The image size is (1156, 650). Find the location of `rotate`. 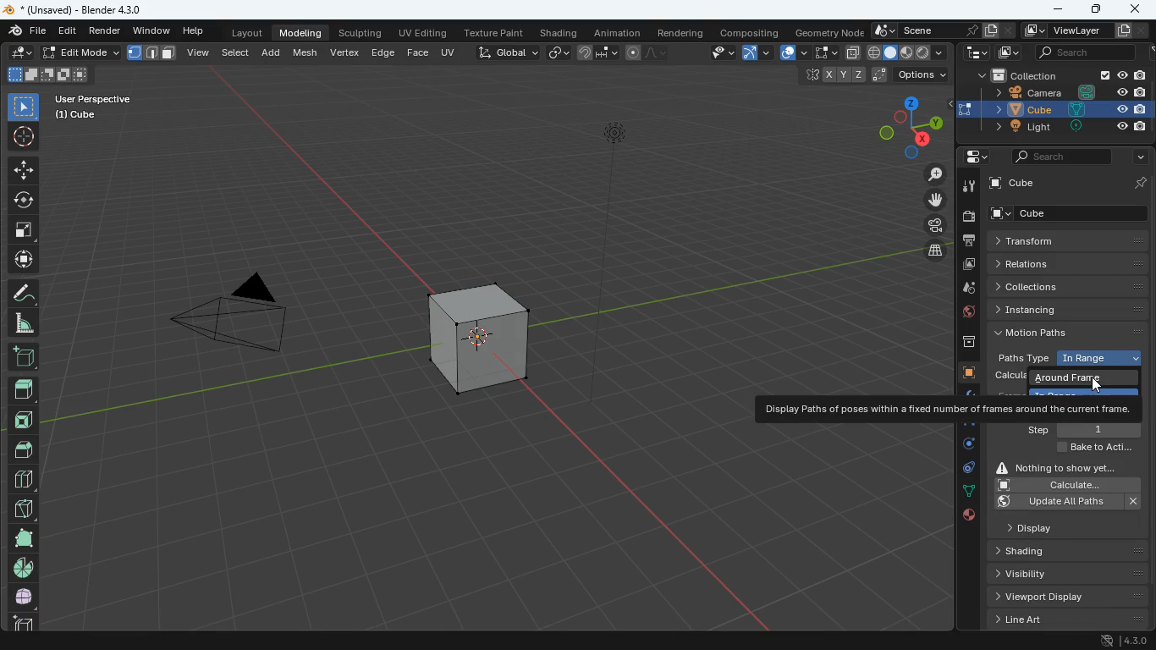

rotate is located at coordinates (963, 448).